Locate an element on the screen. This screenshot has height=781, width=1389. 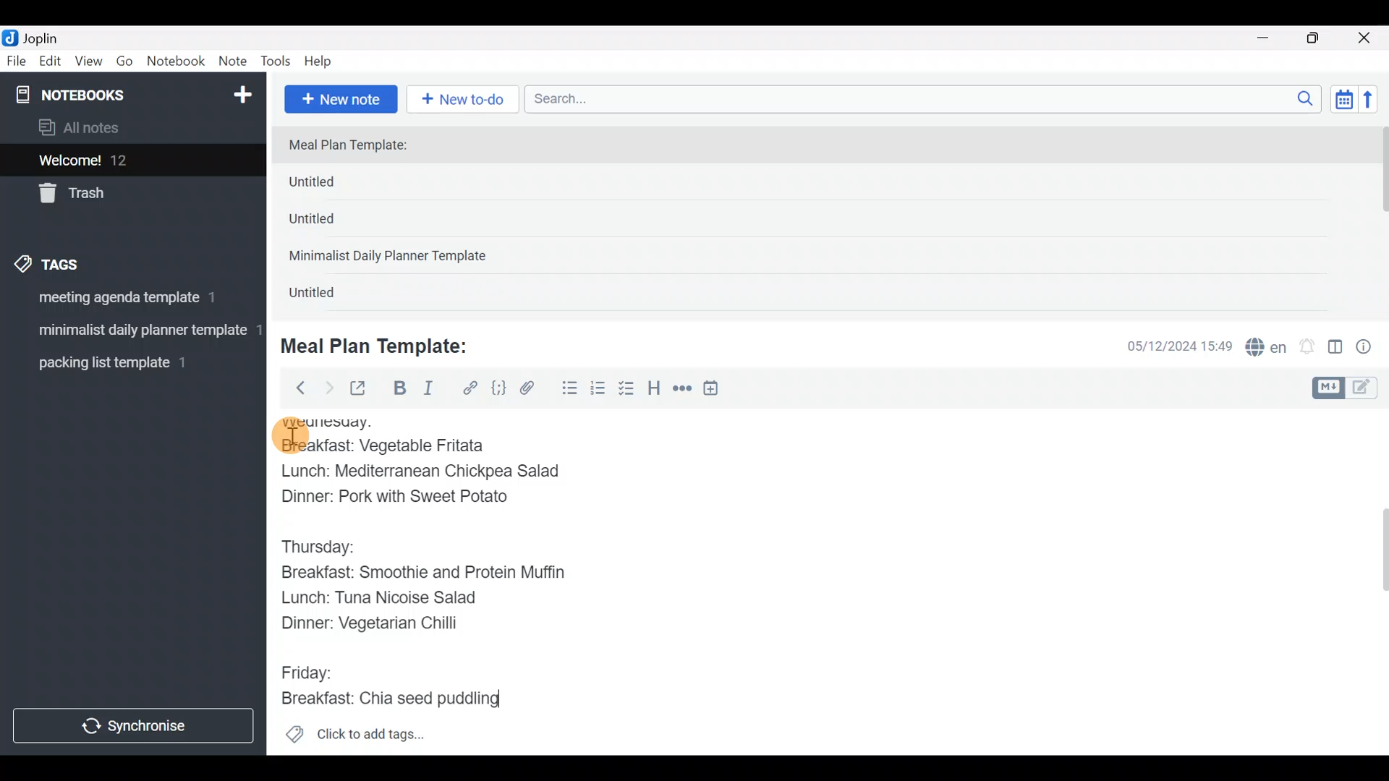
Checkbox is located at coordinates (628, 390).